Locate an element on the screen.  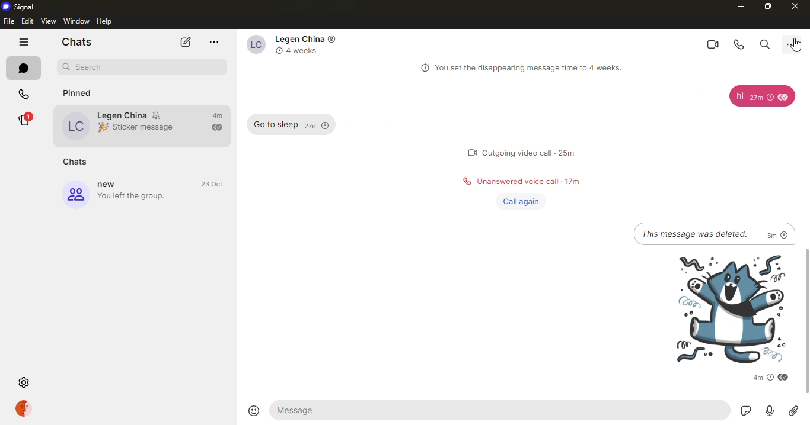
message is located at coordinates (736, 96).